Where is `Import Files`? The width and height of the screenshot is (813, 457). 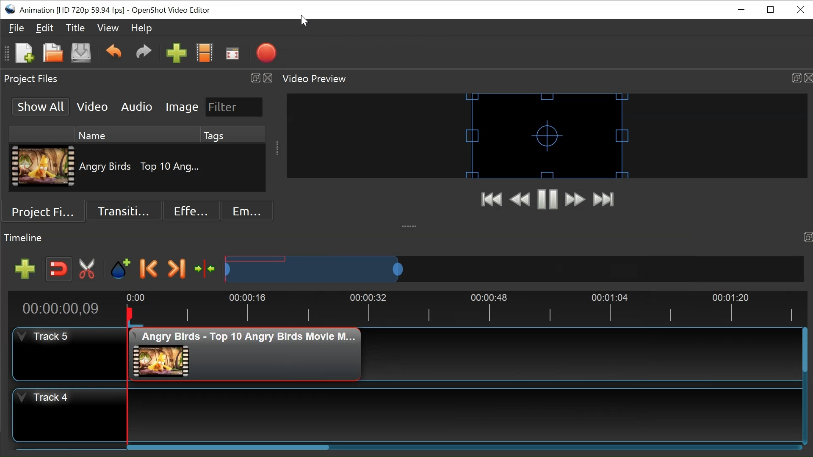
Import Files is located at coordinates (177, 52).